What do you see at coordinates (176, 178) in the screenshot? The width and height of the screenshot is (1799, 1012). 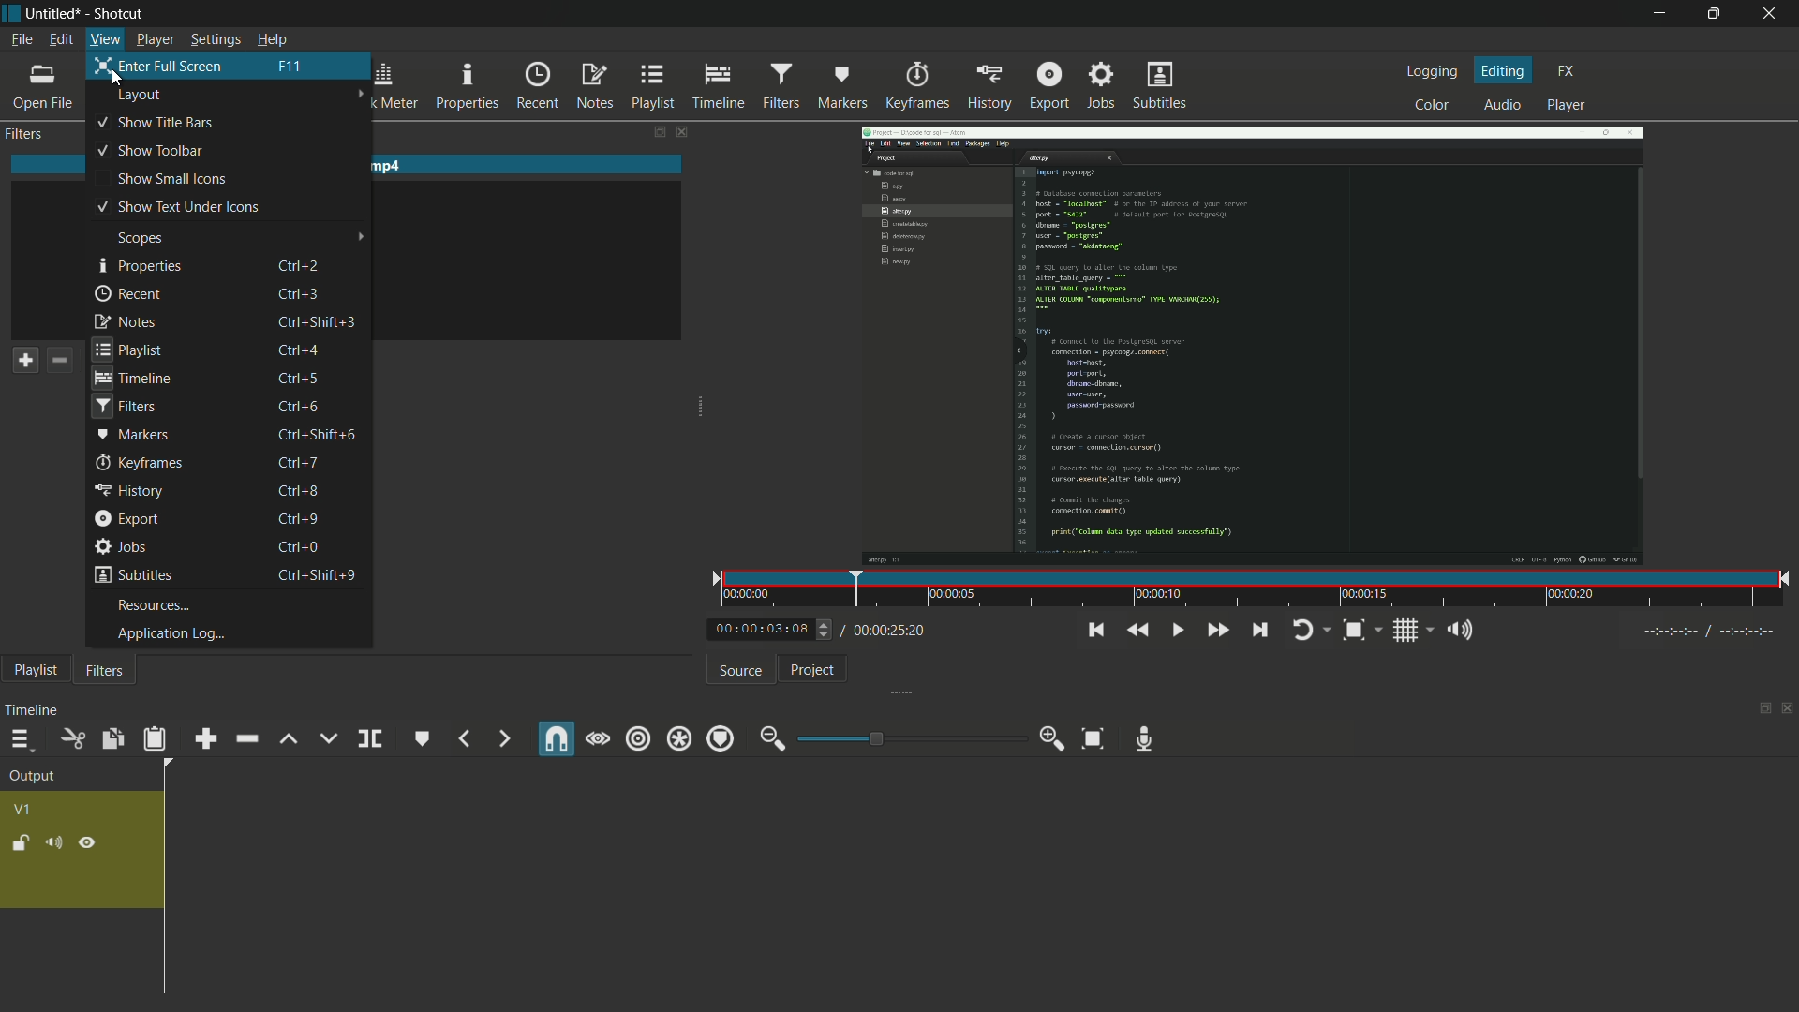 I see `show small icons` at bounding box center [176, 178].